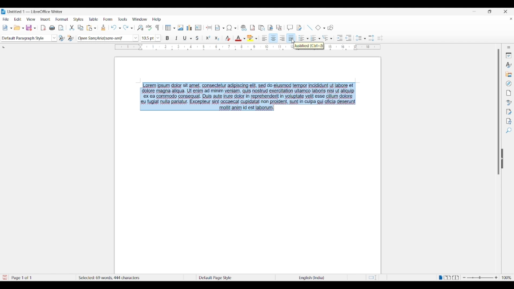 This screenshot has height=289, width=514. I want to click on Clear direct formatting, so click(228, 38).